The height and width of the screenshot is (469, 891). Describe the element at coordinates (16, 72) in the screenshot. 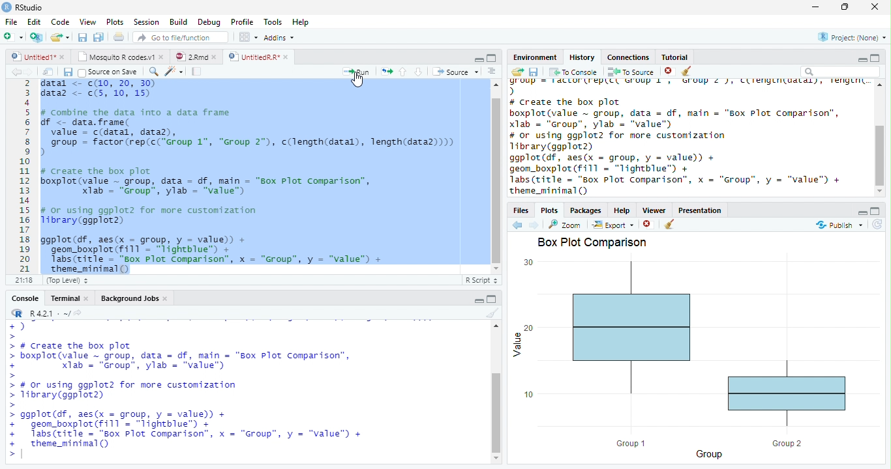

I see `Go back to previous source location` at that location.